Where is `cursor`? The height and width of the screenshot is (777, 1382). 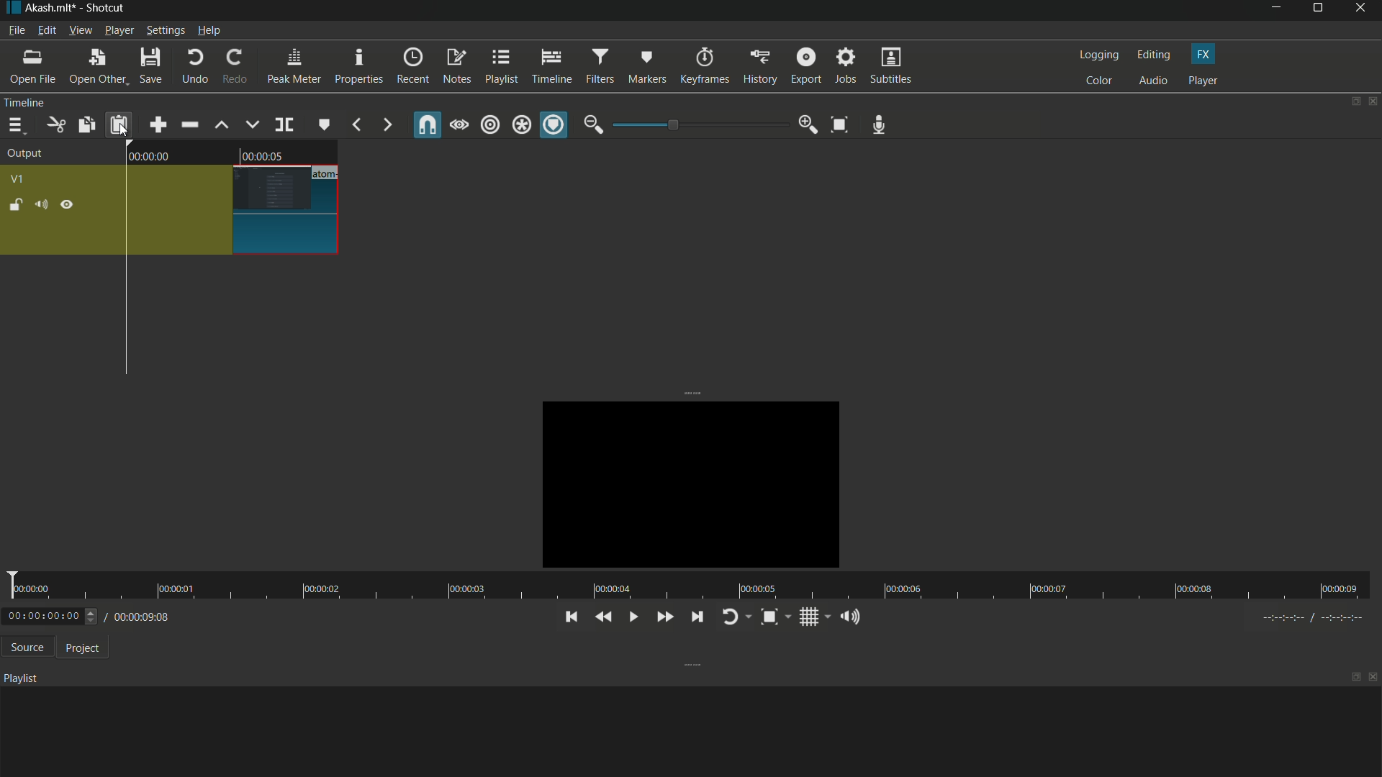 cursor is located at coordinates (124, 130).